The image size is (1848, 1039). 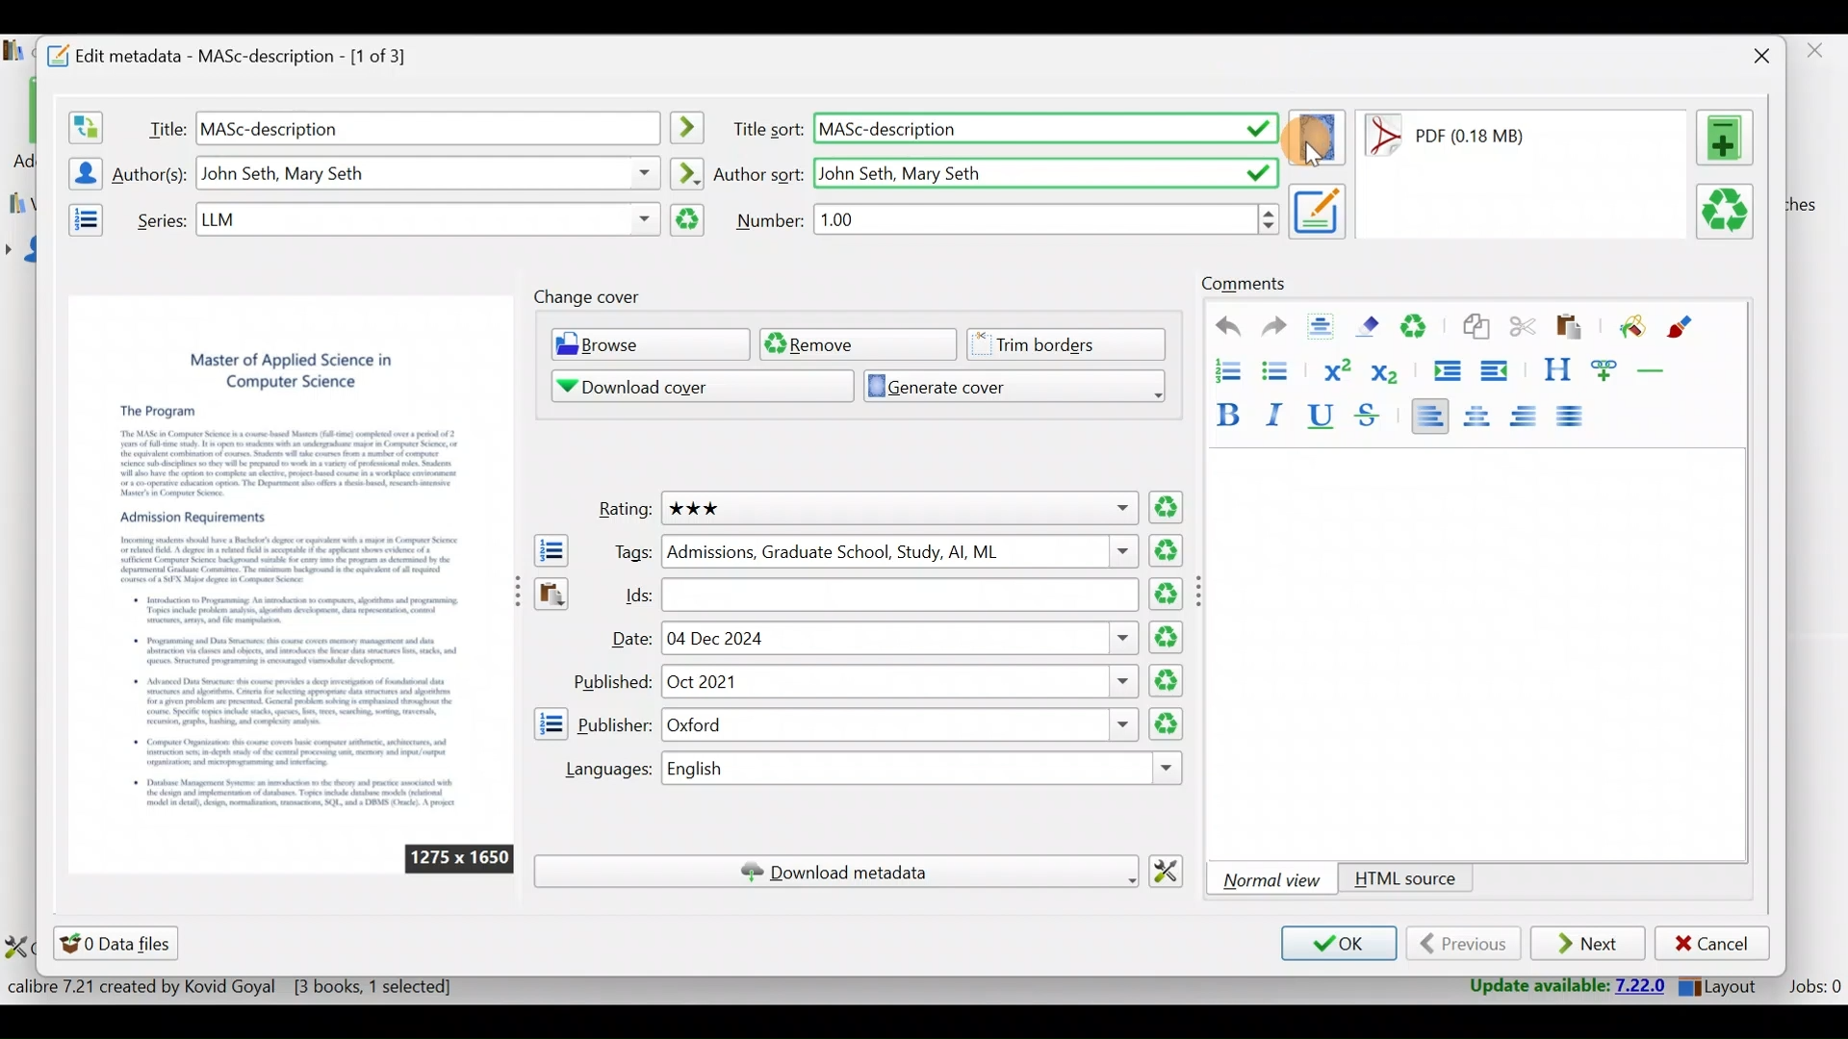 I want to click on Undo, so click(x=1219, y=327).